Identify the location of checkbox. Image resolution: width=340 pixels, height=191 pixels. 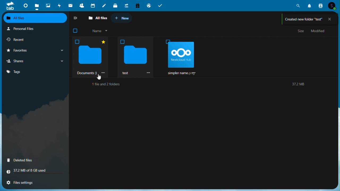
(76, 31).